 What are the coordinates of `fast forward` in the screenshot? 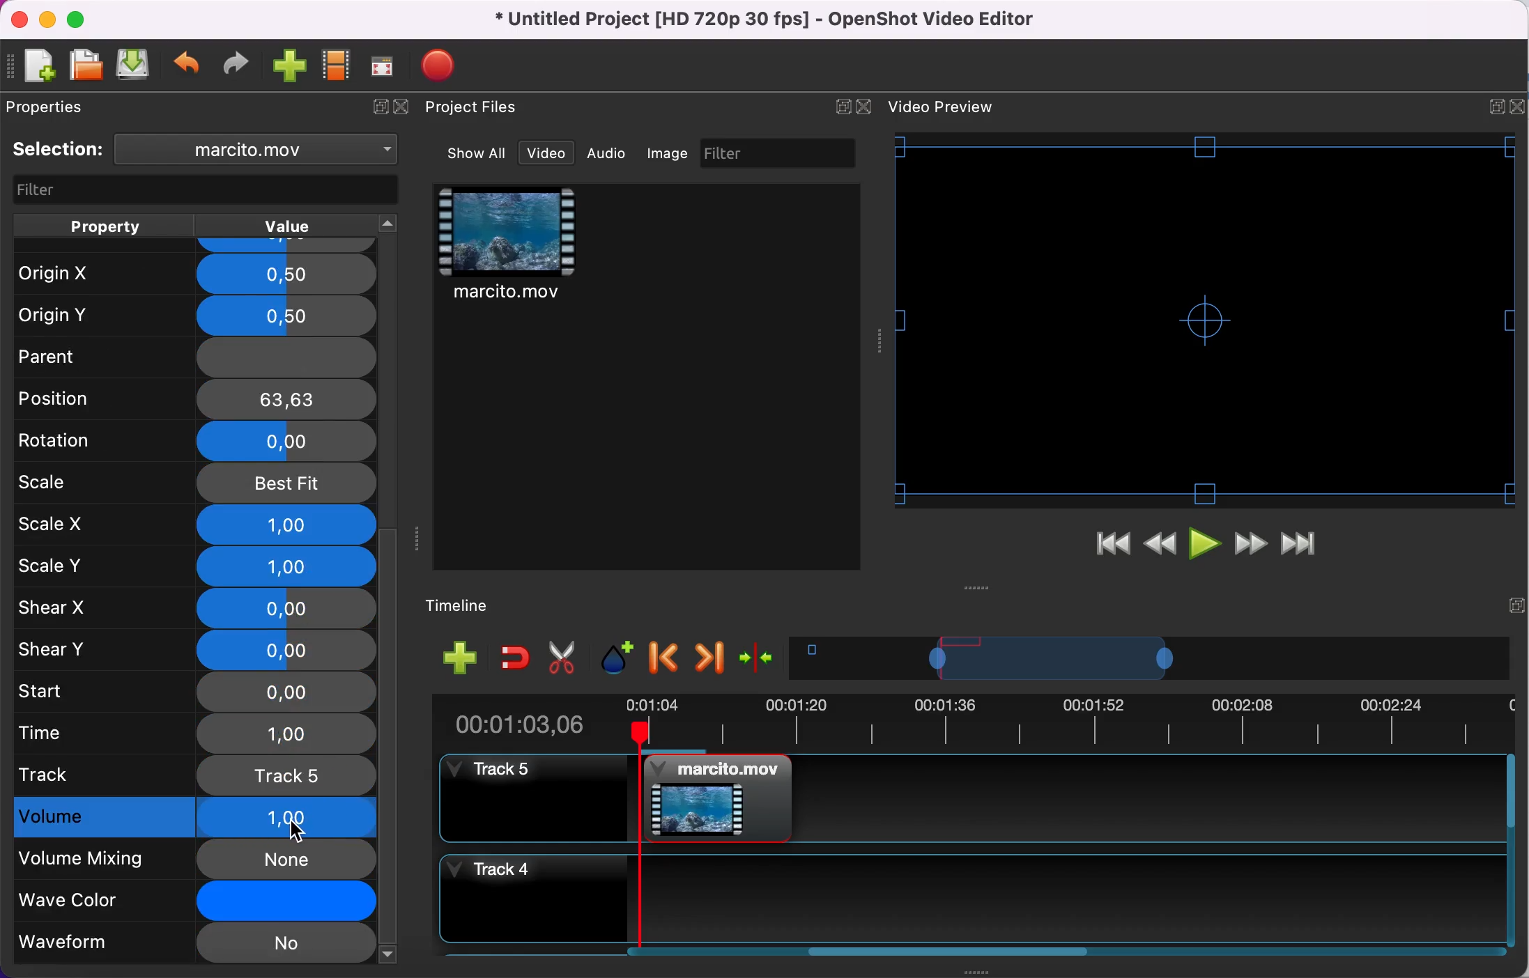 It's located at (1251, 545).